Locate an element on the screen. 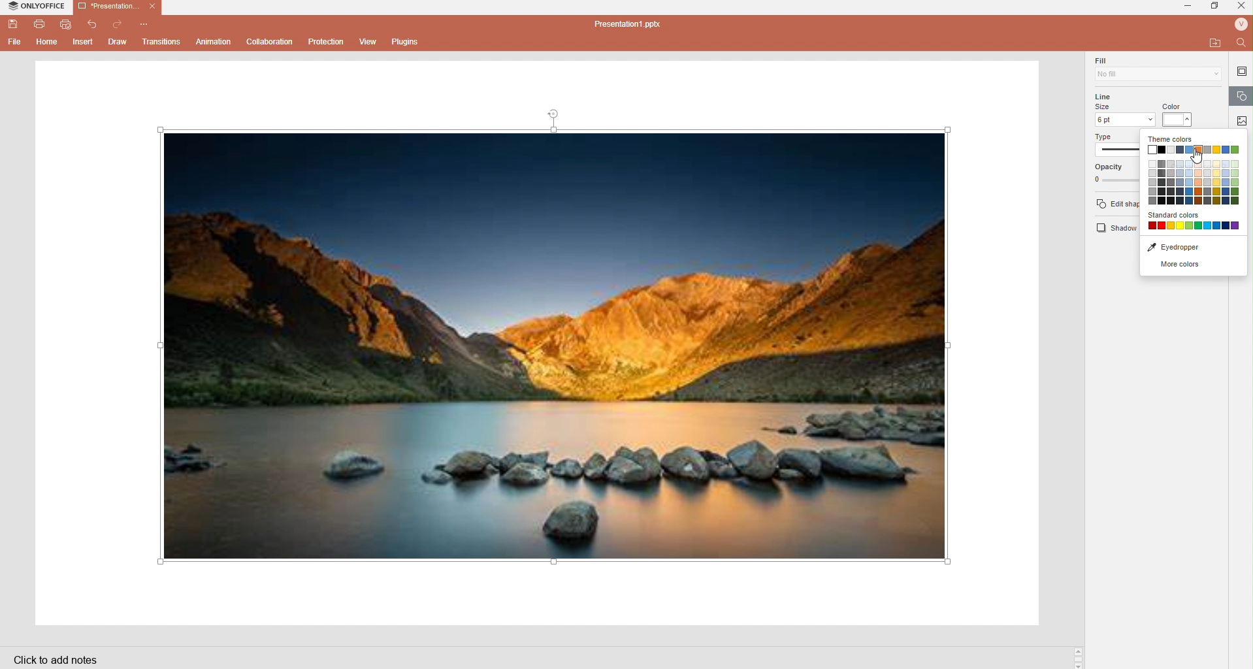 The width and height of the screenshot is (1253, 669). Print file is located at coordinates (39, 25).